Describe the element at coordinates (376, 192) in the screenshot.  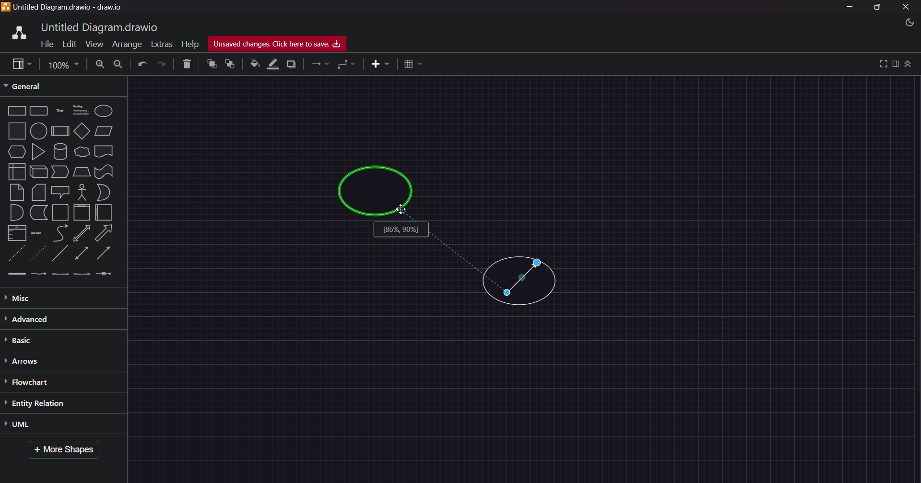
I see `circle` at that location.